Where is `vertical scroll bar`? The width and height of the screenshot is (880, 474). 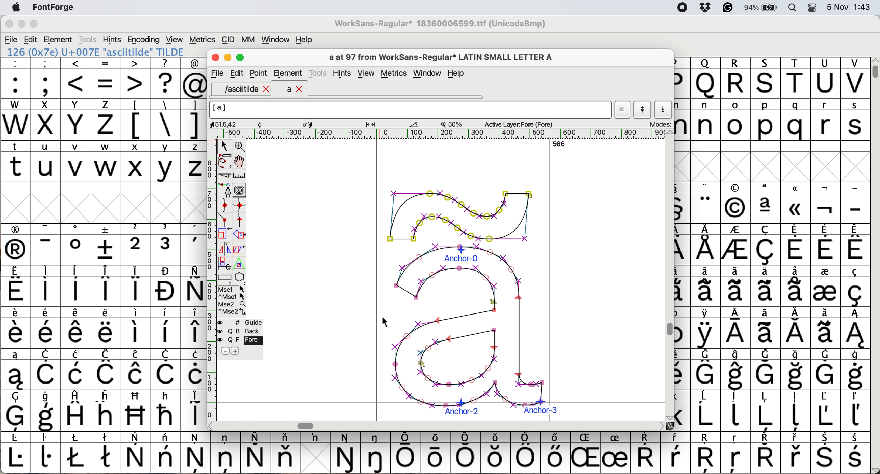 vertical scroll bar is located at coordinates (874, 68).